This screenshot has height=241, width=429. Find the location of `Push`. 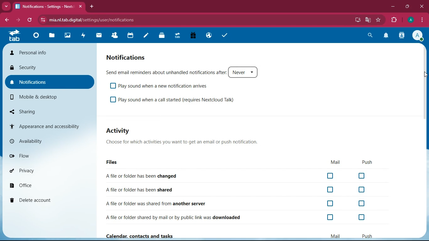

Push is located at coordinates (367, 236).